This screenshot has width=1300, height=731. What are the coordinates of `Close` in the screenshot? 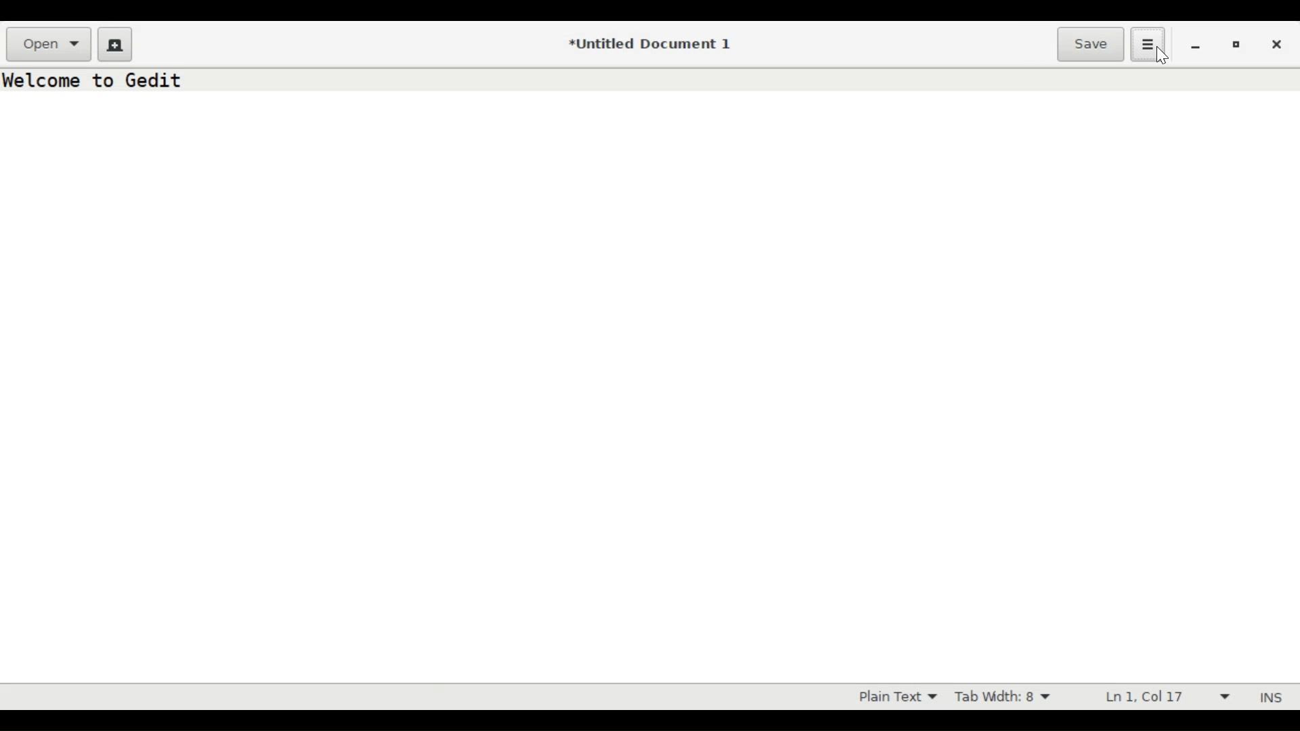 It's located at (1278, 45).